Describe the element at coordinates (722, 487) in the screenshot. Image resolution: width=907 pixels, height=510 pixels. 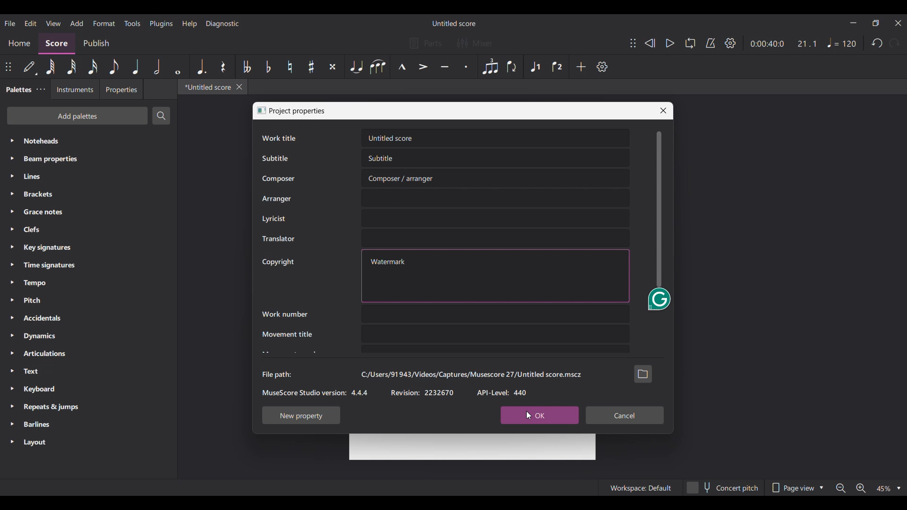
I see `Concert pitch toggle` at that location.